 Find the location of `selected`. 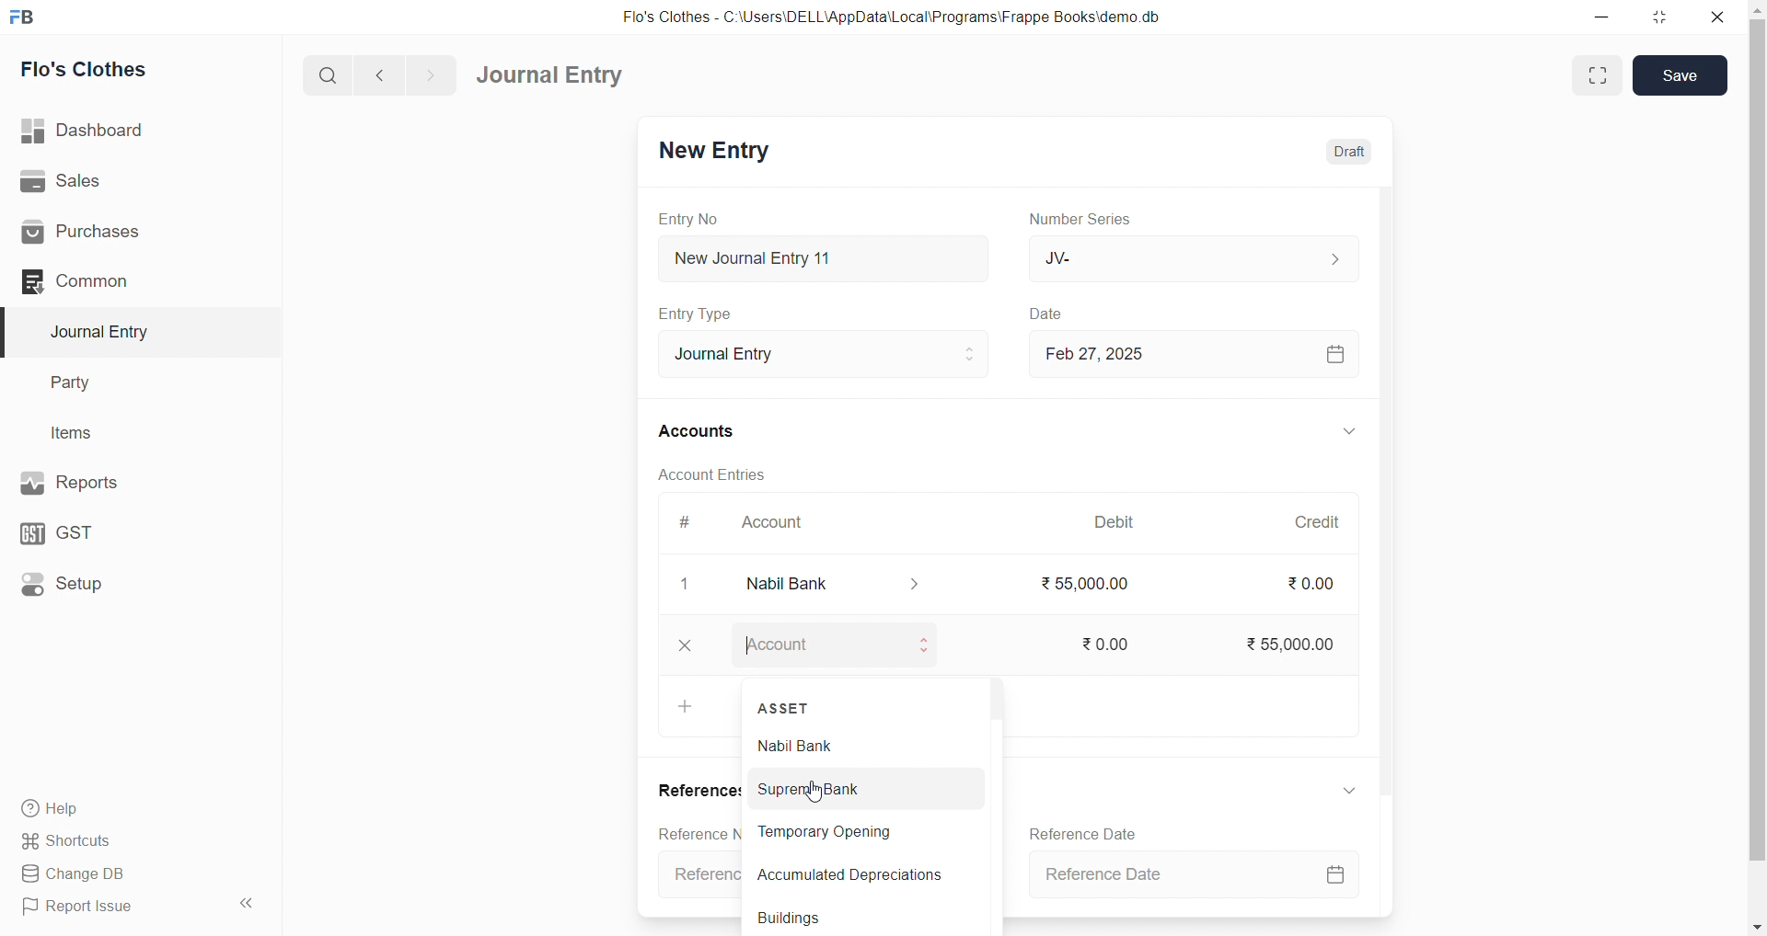

selected is located at coordinates (11, 331).